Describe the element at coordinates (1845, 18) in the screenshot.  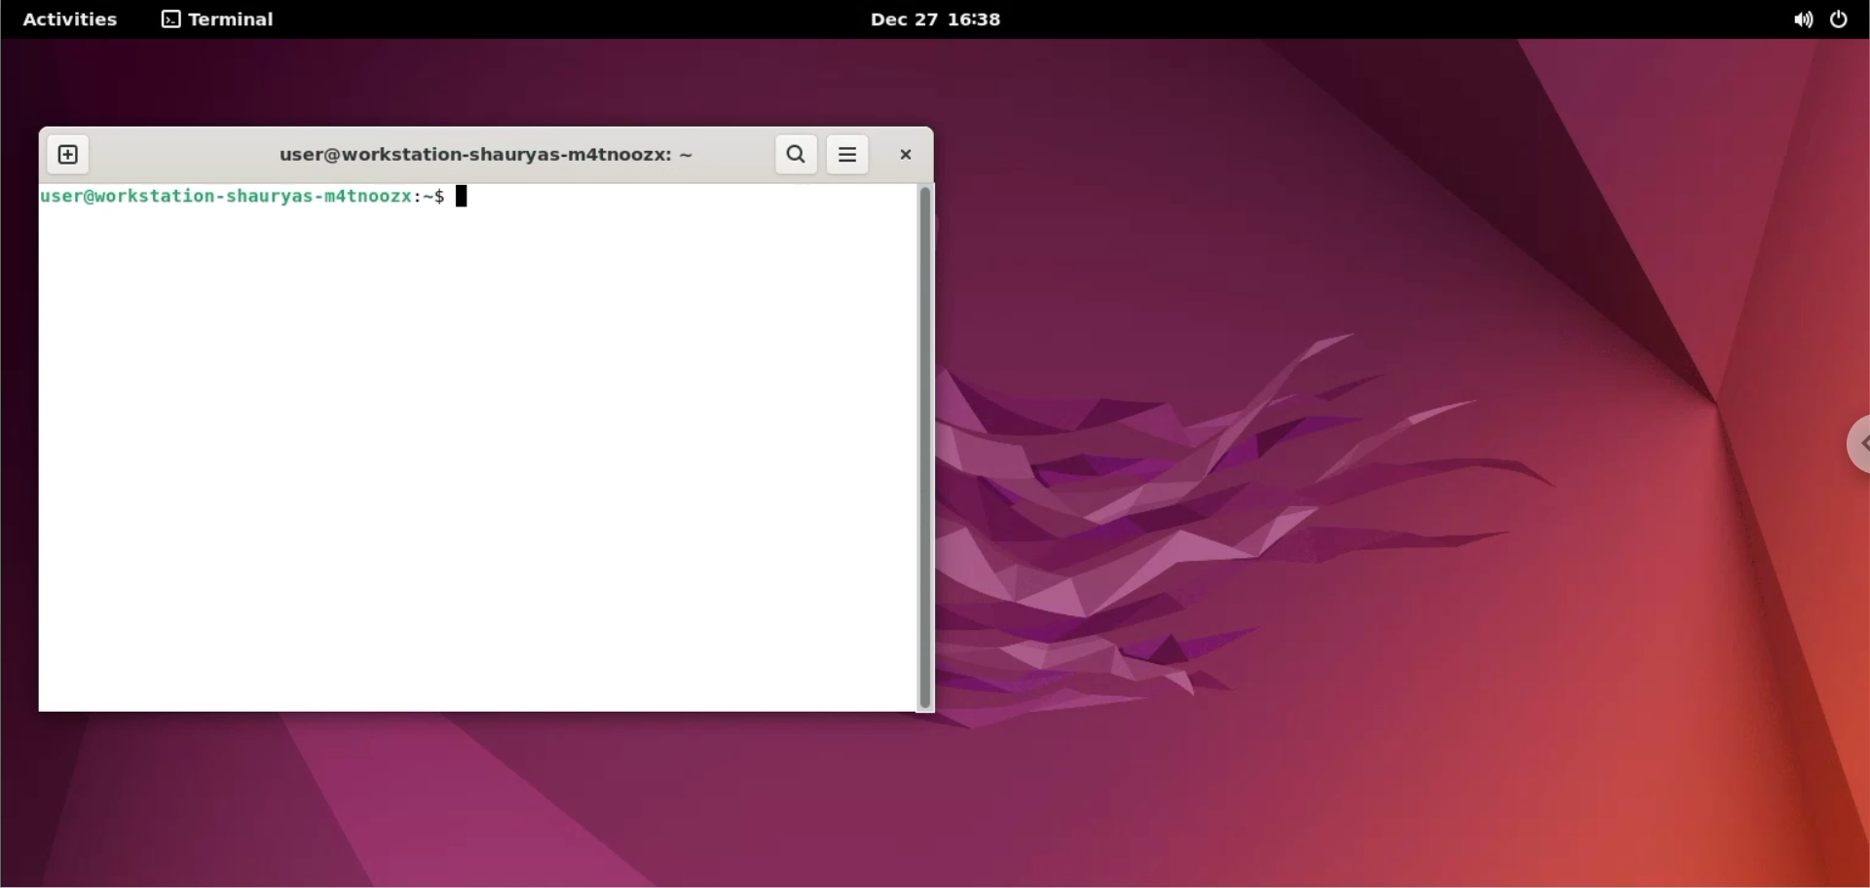
I see `Power` at that location.